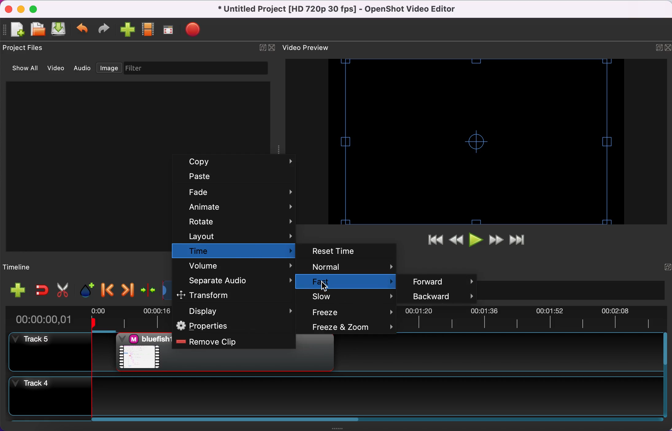 This screenshot has width=672, height=431. What do you see at coordinates (21, 9) in the screenshot?
I see `minimize` at bounding box center [21, 9].